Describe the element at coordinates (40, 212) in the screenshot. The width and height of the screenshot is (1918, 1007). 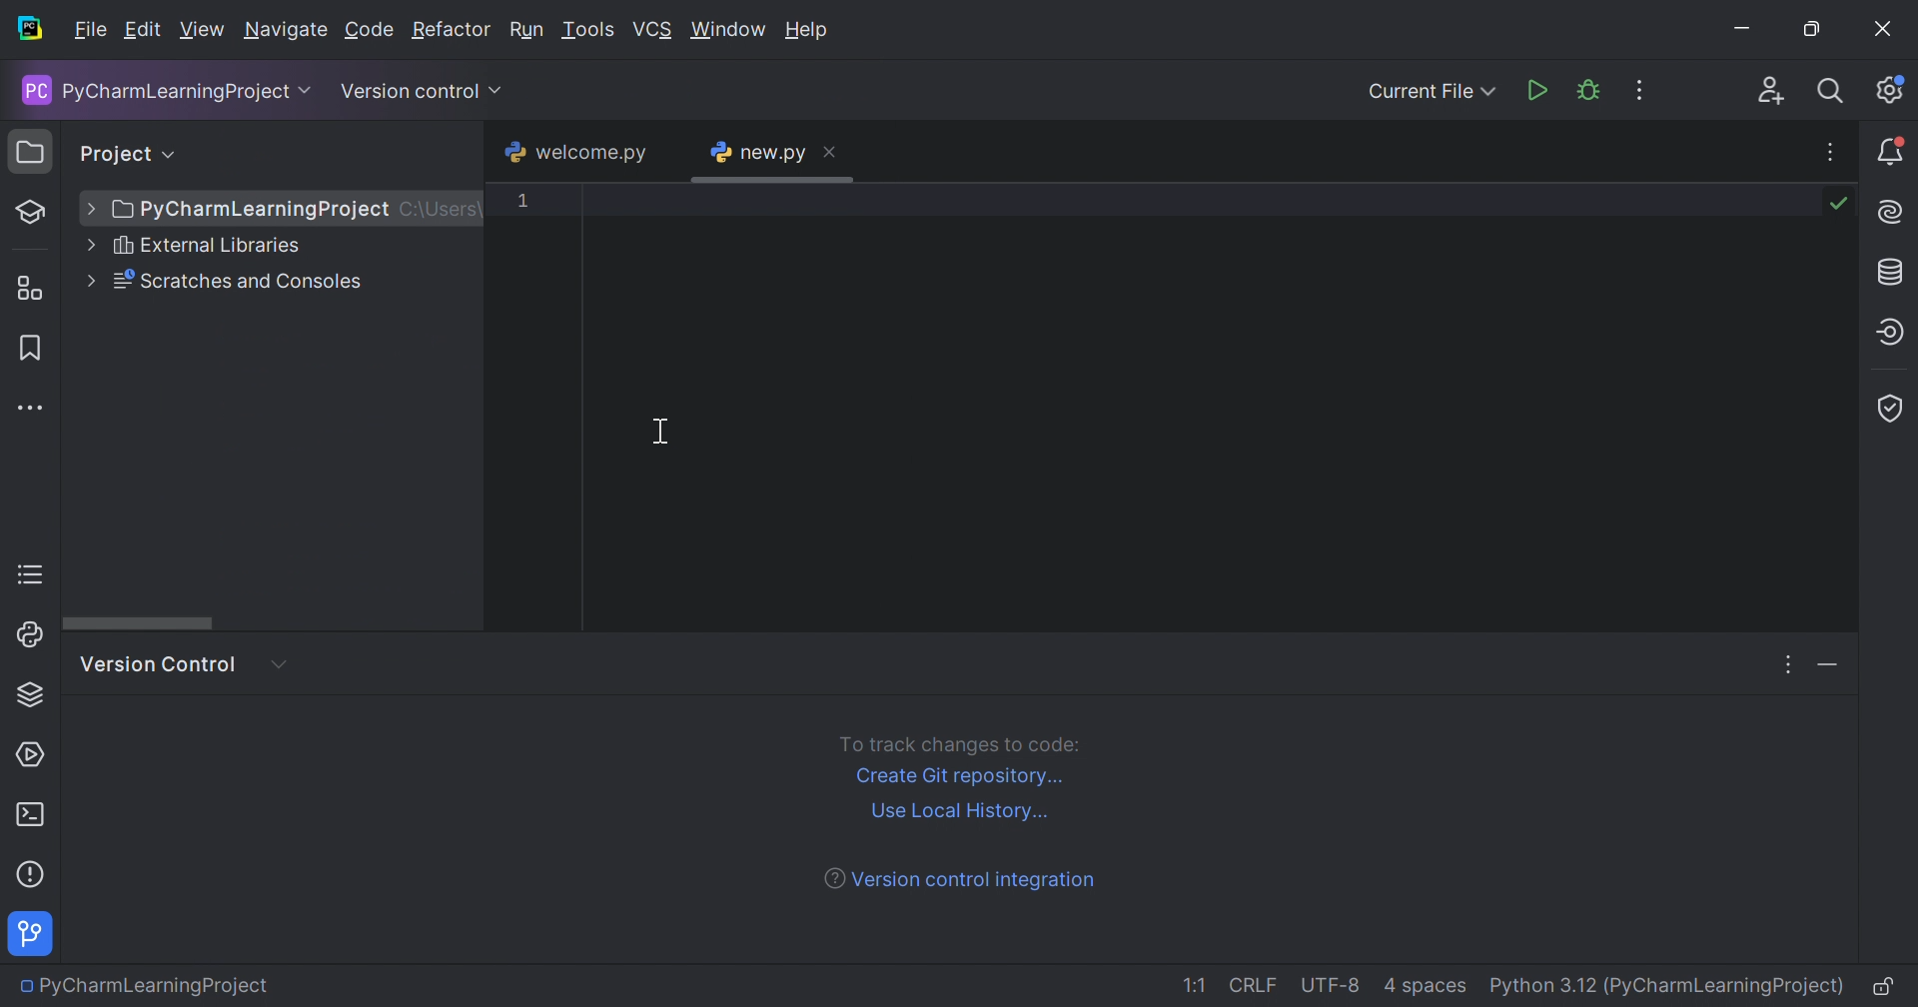
I see `Learn` at that location.